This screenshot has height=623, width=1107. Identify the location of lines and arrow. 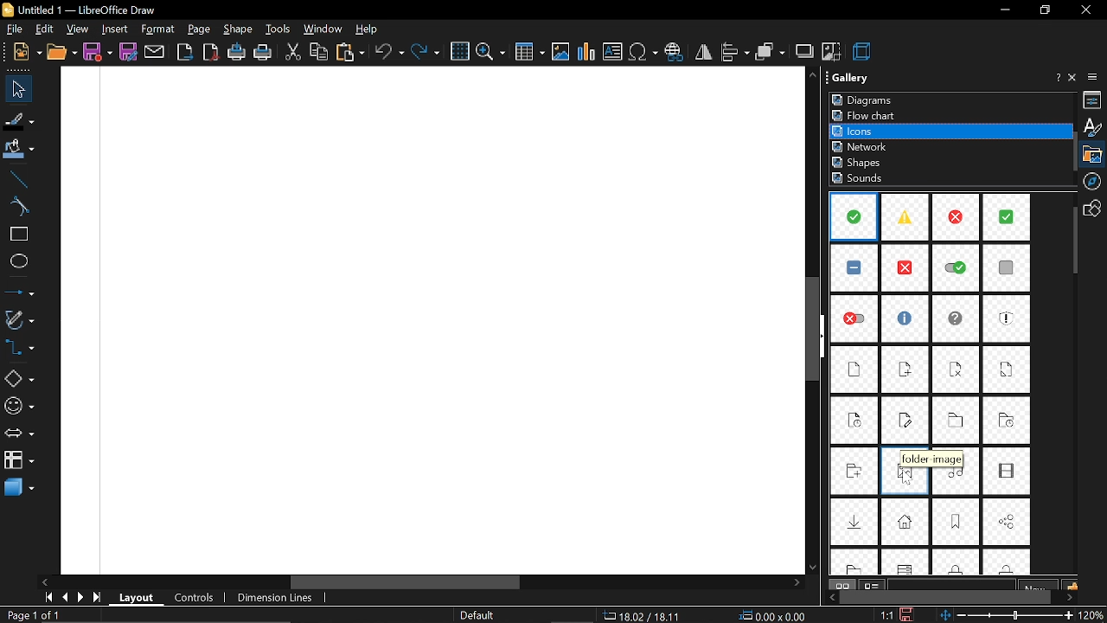
(17, 293).